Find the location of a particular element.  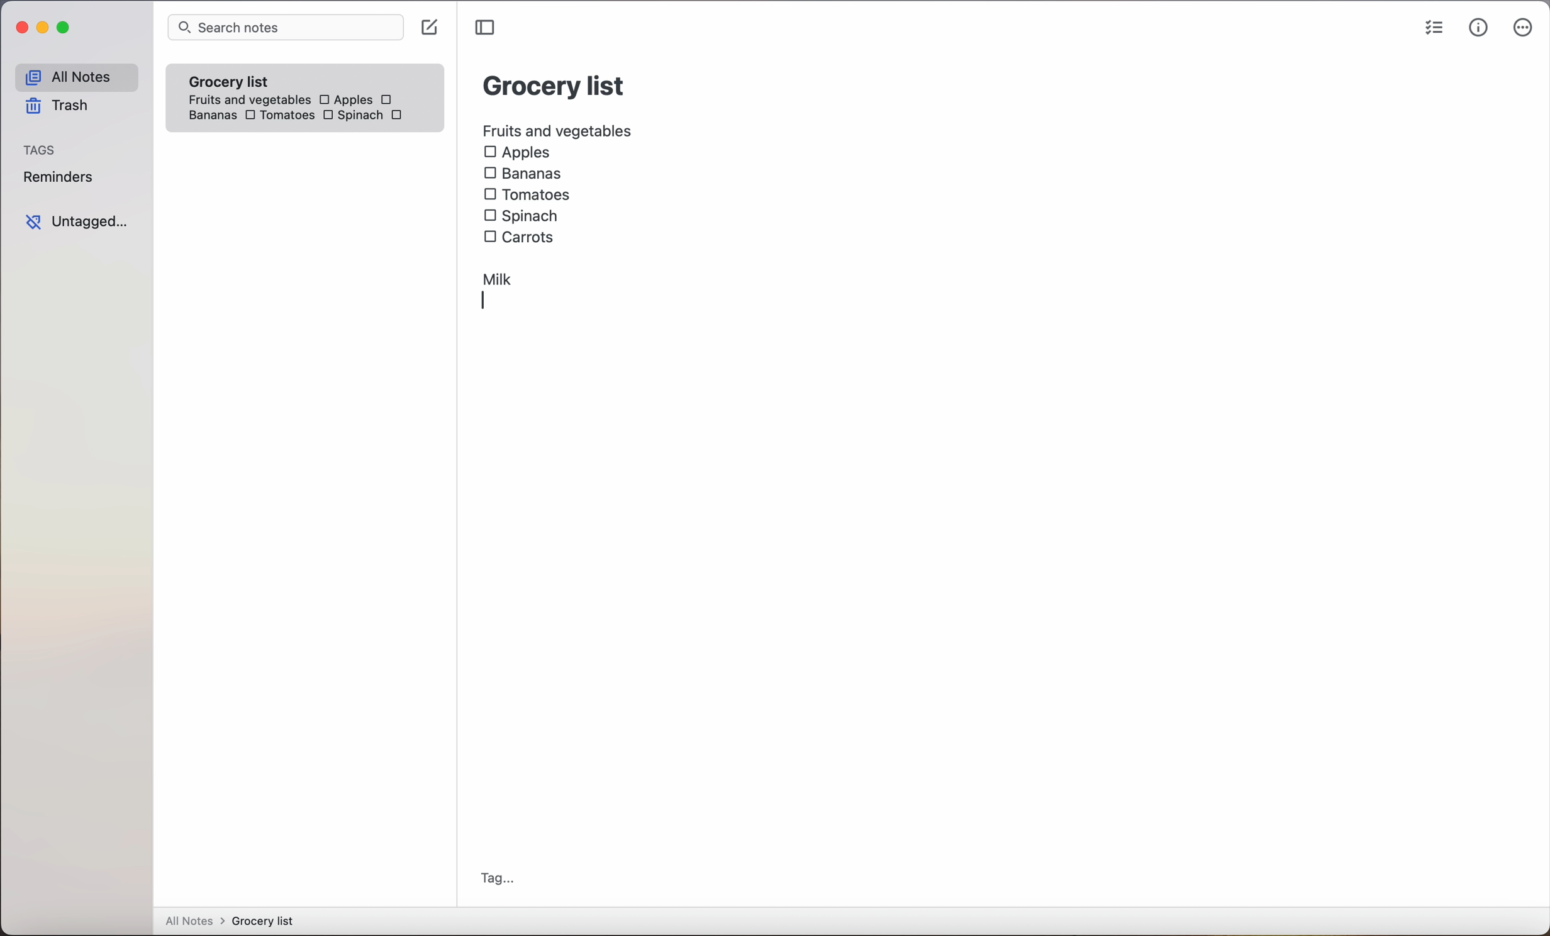

metrics is located at coordinates (1478, 28).